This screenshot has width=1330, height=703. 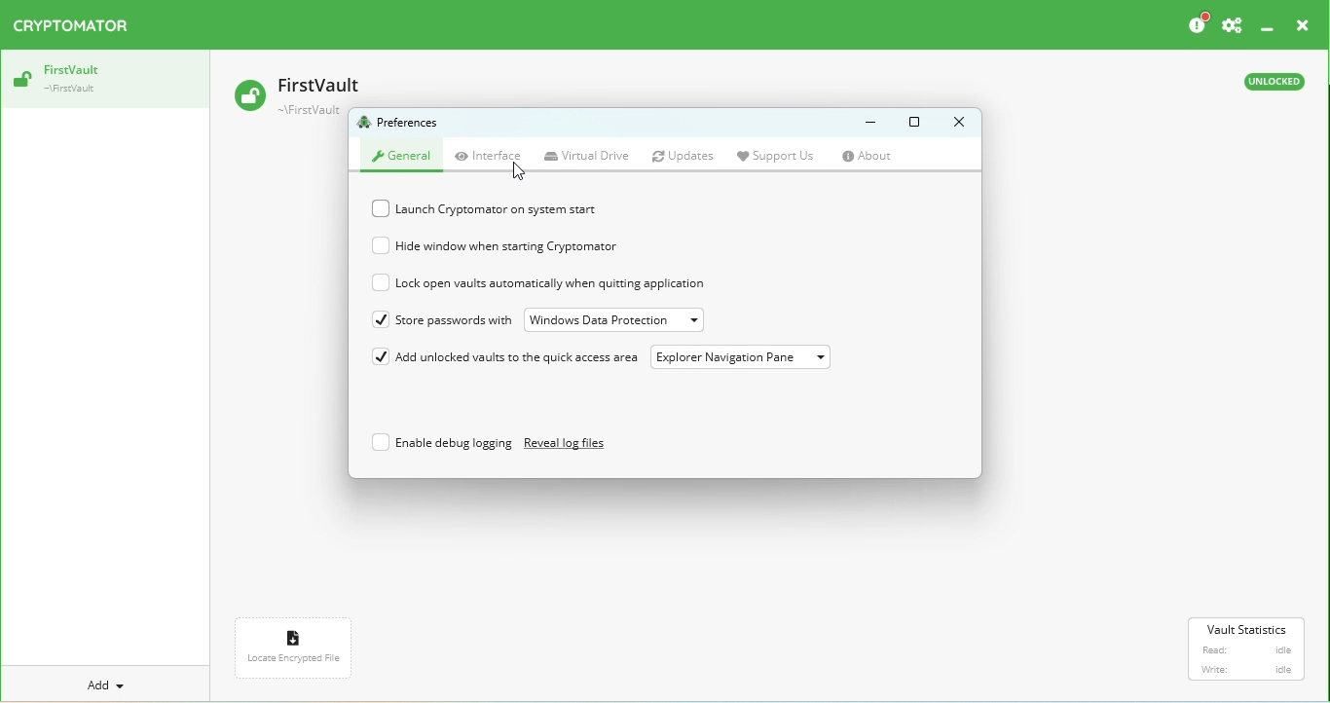 What do you see at coordinates (501, 358) in the screenshot?
I see `Add unlocked vaults to the quick access area` at bounding box center [501, 358].